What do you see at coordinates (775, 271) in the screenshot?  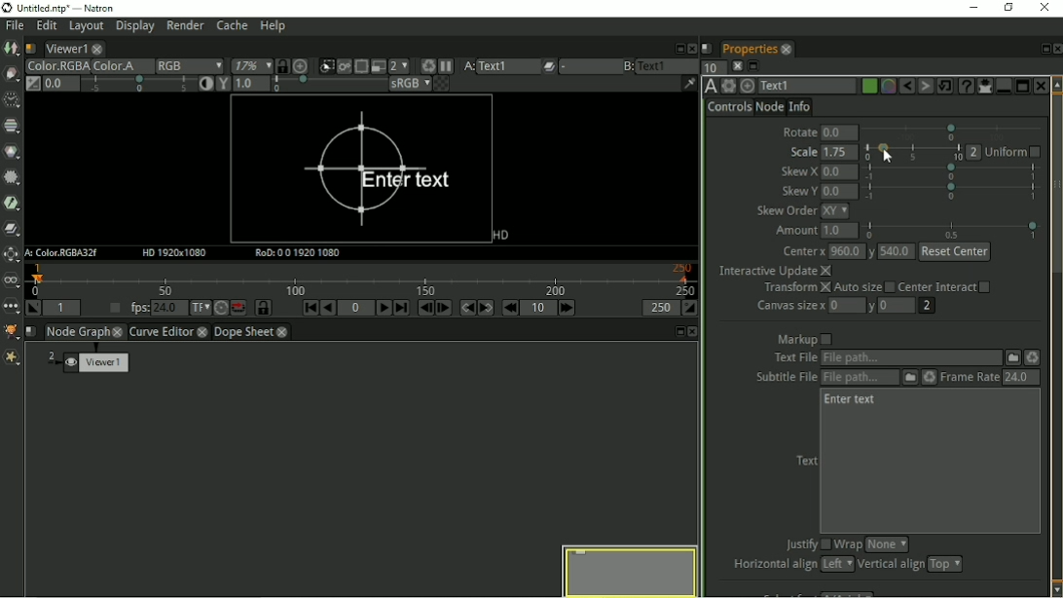 I see `Interactive update` at bounding box center [775, 271].